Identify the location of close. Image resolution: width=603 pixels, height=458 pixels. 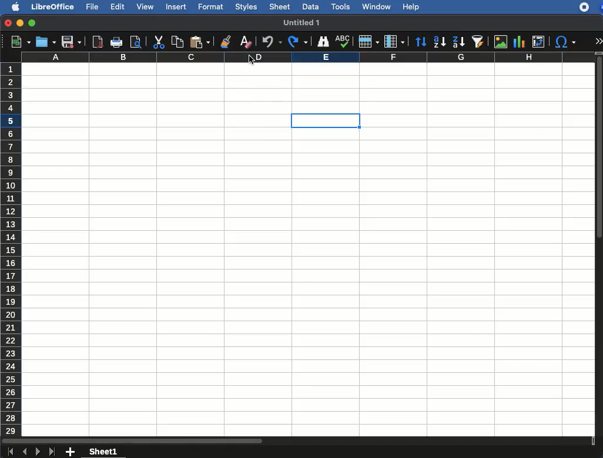
(8, 23).